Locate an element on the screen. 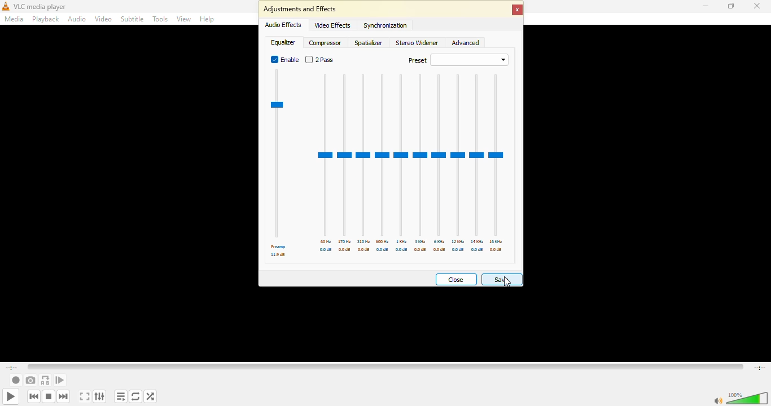 Image resolution: width=771 pixels, height=406 pixels. minimize is located at coordinates (704, 6).